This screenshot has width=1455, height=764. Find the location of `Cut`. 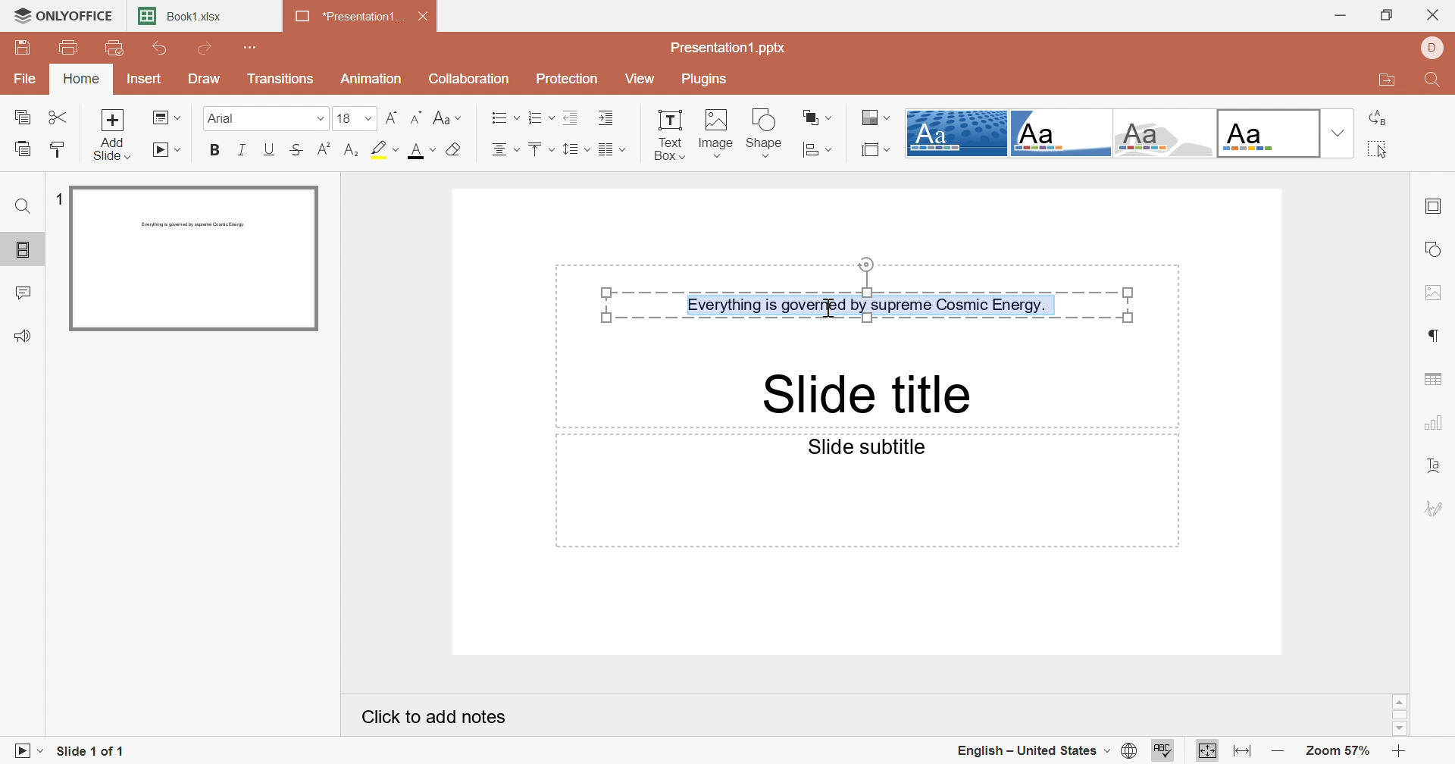

Cut is located at coordinates (58, 118).